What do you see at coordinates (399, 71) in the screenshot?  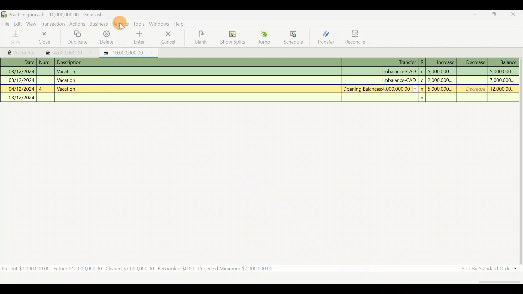 I see `Imbalance-CAD` at bounding box center [399, 71].